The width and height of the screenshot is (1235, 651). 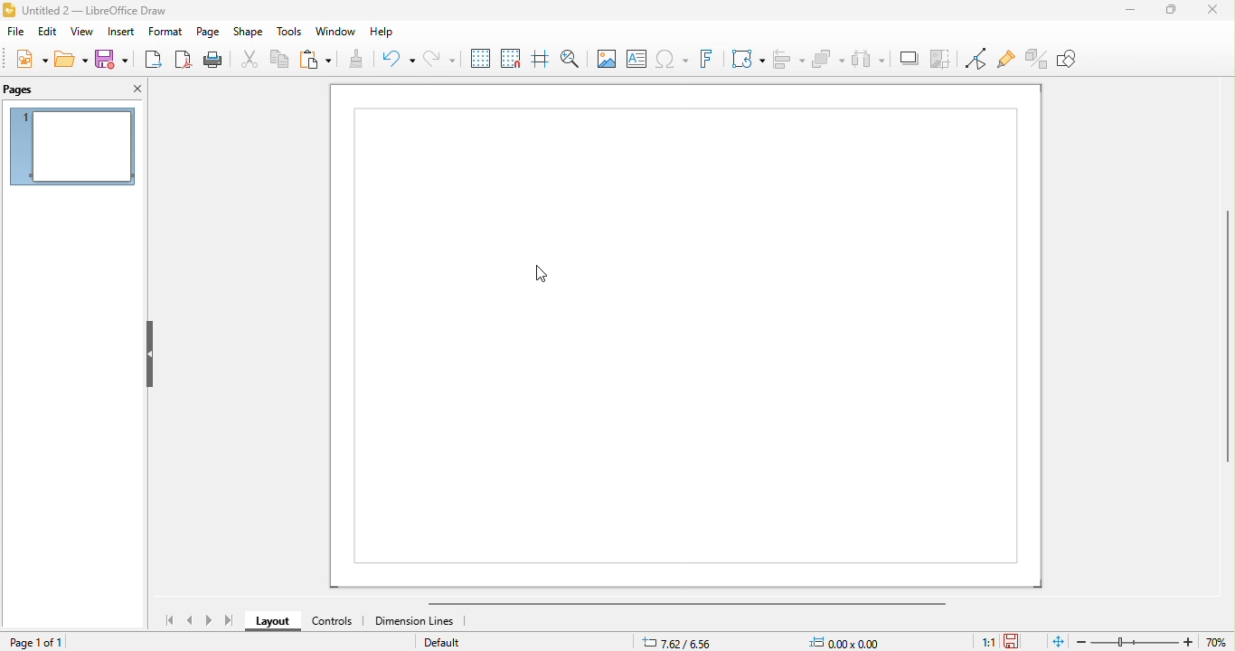 I want to click on crop, so click(x=939, y=59).